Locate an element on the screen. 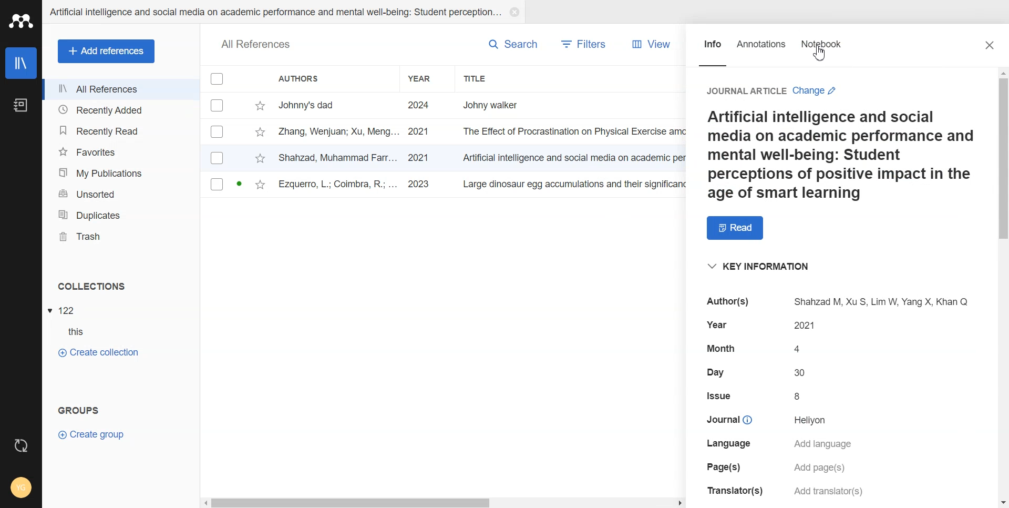  journal article is located at coordinates (743, 90).